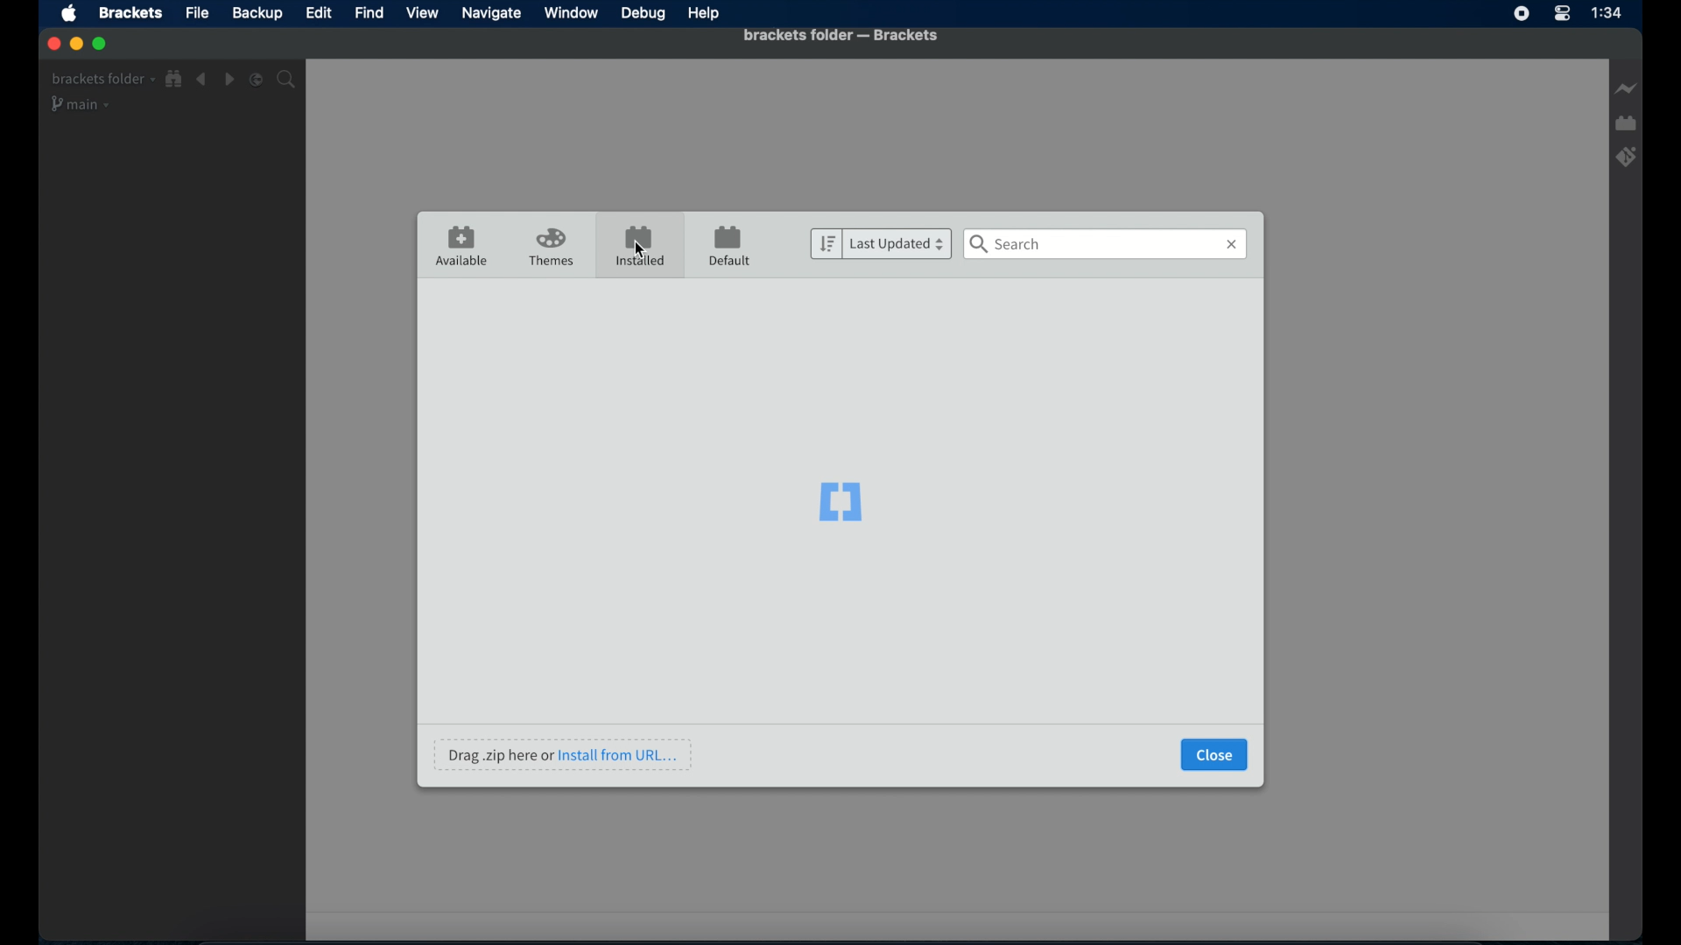 This screenshot has width=1681, height=945. I want to click on Control center, so click(1561, 14).